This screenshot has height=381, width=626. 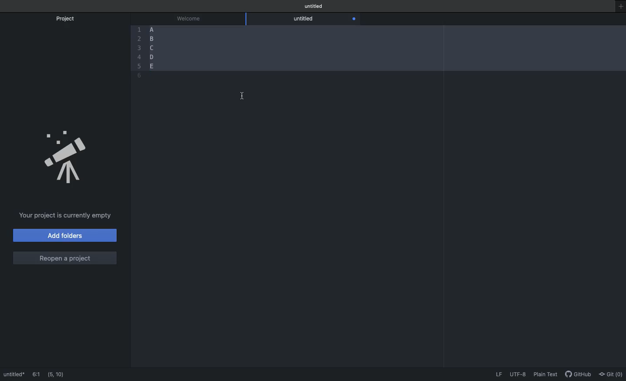 What do you see at coordinates (138, 51) in the screenshot?
I see `1
2
3
4
5
6` at bounding box center [138, 51].